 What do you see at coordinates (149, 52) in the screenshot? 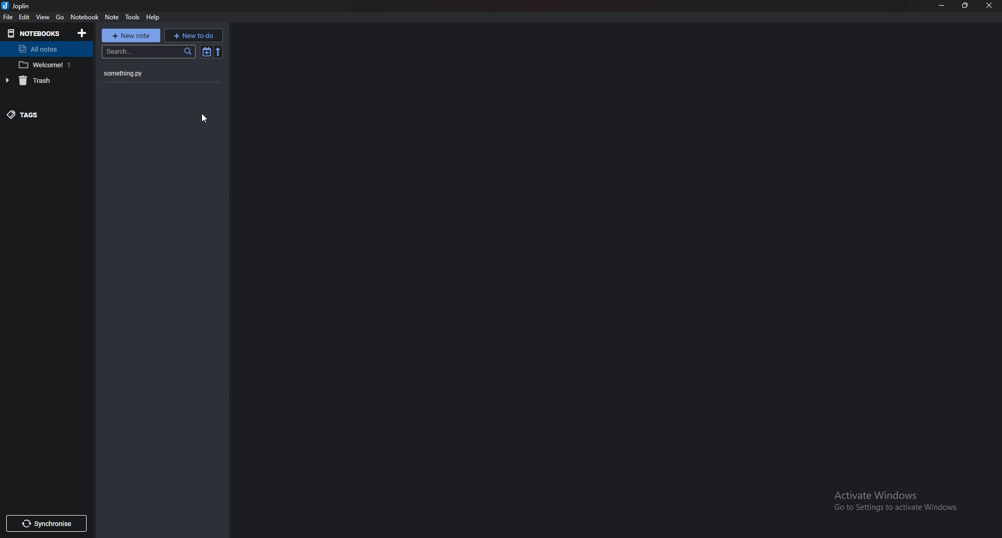
I see `search` at bounding box center [149, 52].